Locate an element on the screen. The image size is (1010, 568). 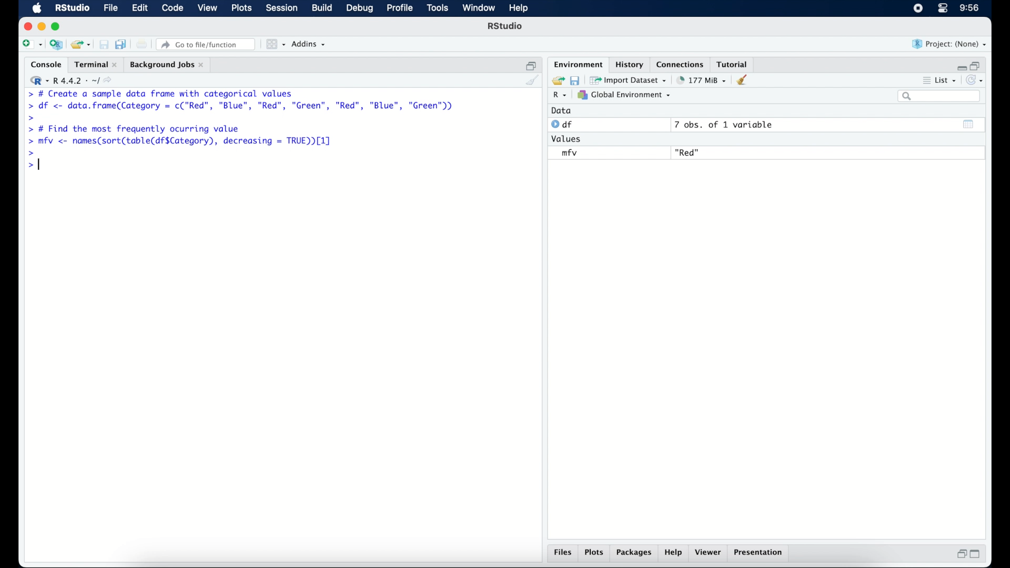
command prompt is located at coordinates (26, 94).